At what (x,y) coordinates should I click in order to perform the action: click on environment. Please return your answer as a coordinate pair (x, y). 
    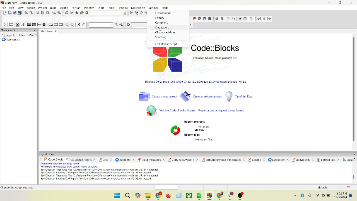
    Looking at the image, I should click on (164, 13).